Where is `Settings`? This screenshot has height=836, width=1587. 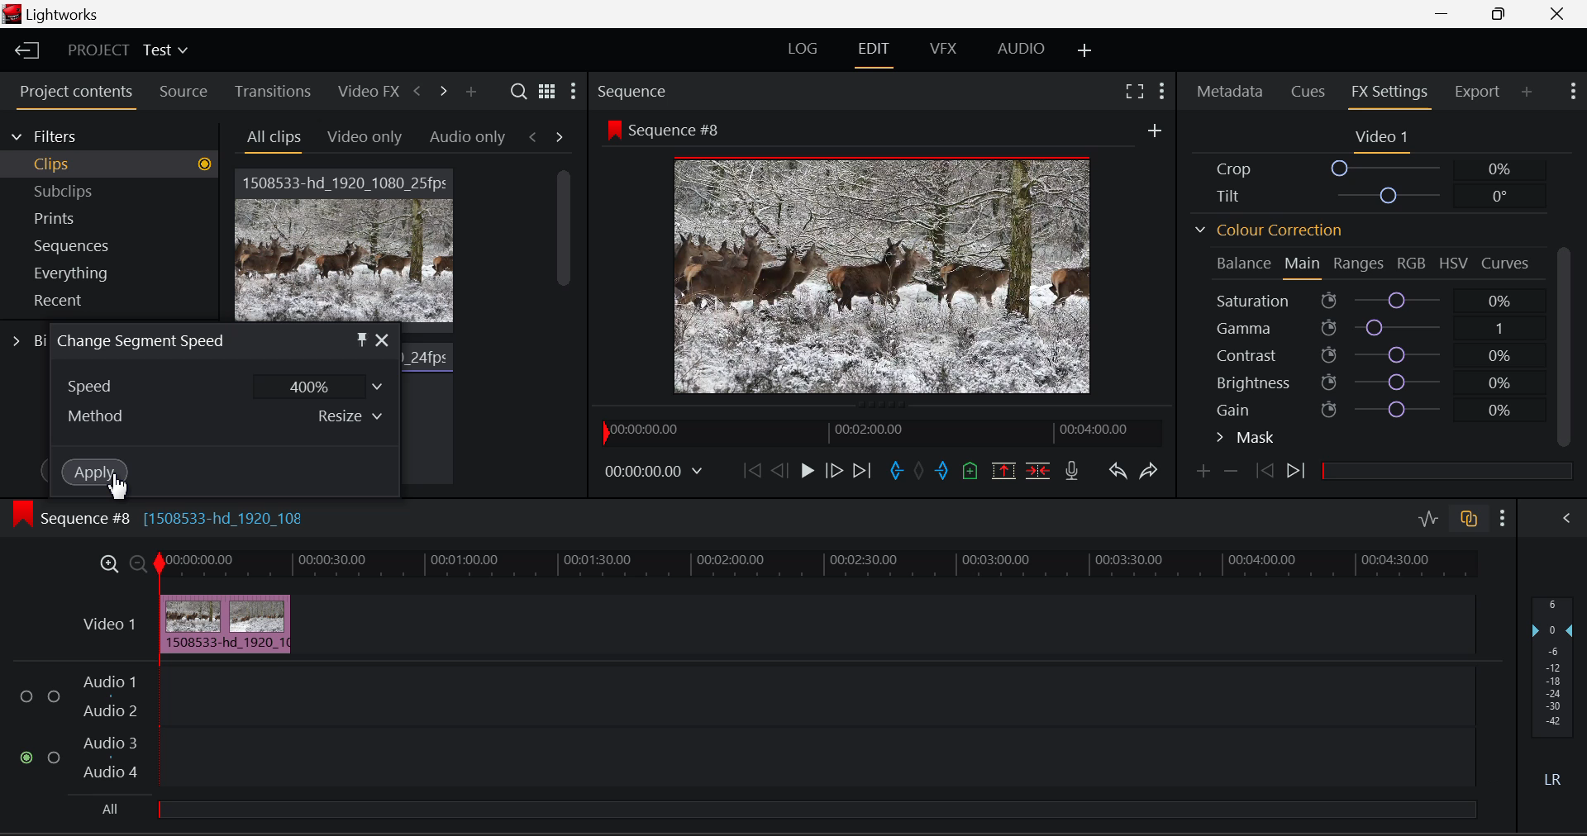
Settings is located at coordinates (576, 92).